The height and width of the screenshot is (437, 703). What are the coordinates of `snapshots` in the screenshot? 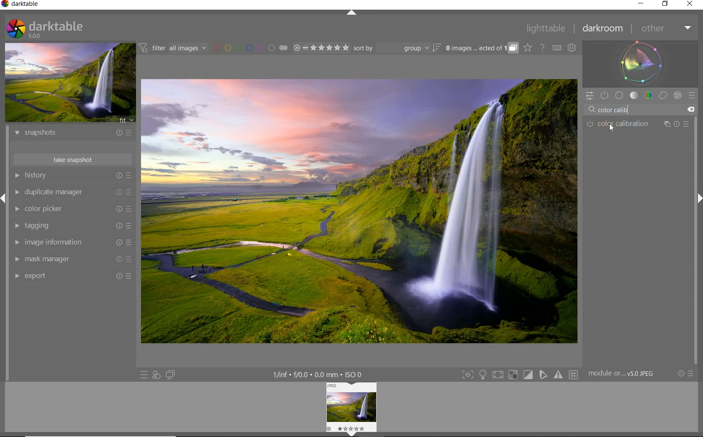 It's located at (75, 134).